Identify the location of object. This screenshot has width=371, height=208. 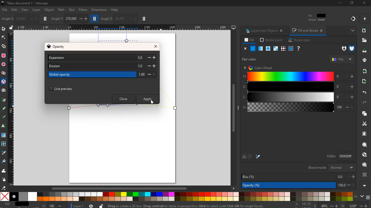
(49, 10).